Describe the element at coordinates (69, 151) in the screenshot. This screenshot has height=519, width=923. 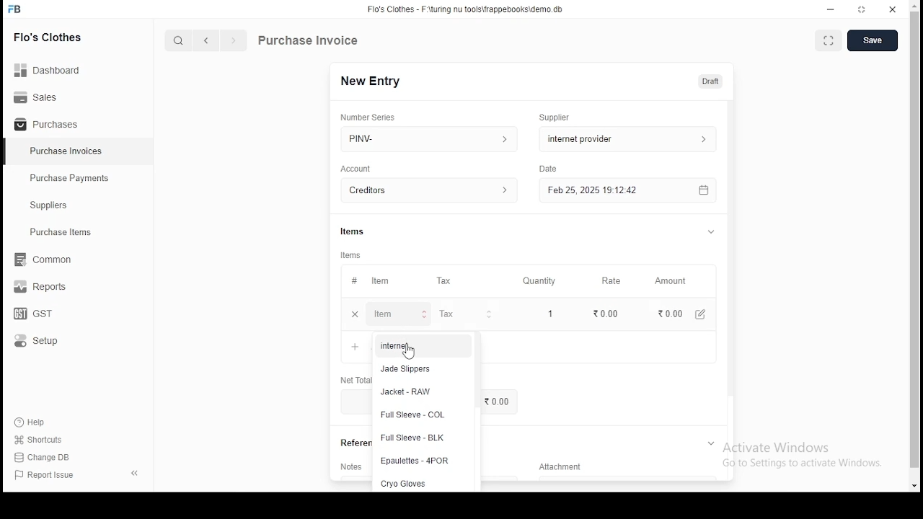
I see `Purchase Invoices` at that location.